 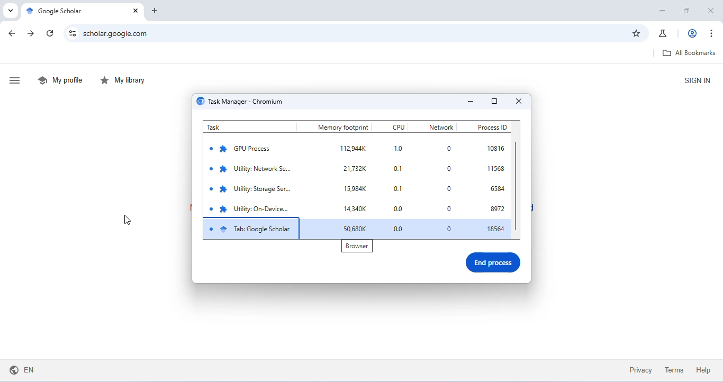 I want to click on CPU, so click(x=399, y=126).